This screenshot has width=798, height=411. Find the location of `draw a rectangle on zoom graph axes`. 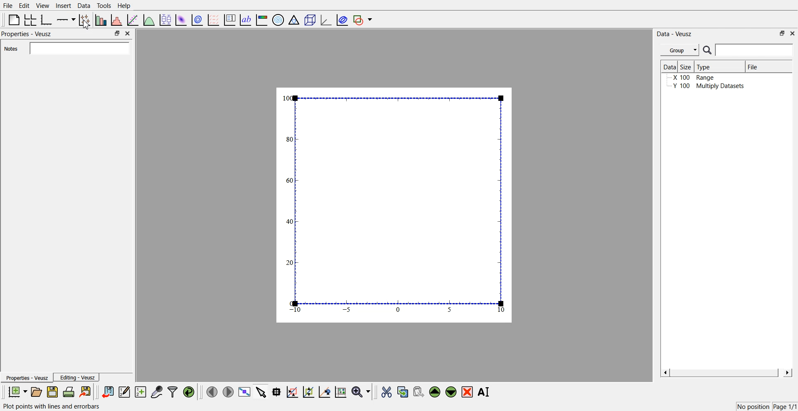

draw a rectangle on zoom graph axes is located at coordinates (292, 391).